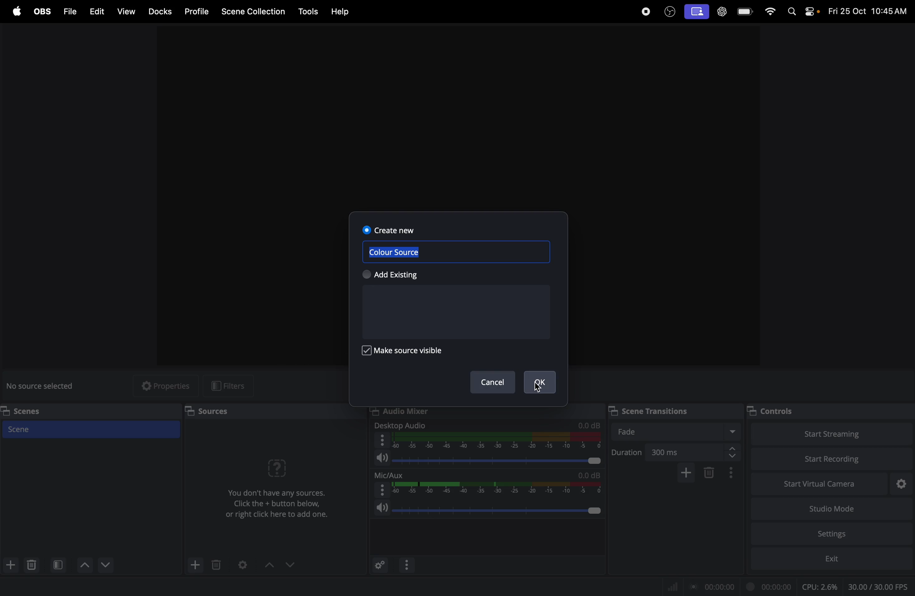 This screenshot has height=596, width=915. Describe the element at coordinates (769, 484) in the screenshot. I see `start virtual camera` at that location.